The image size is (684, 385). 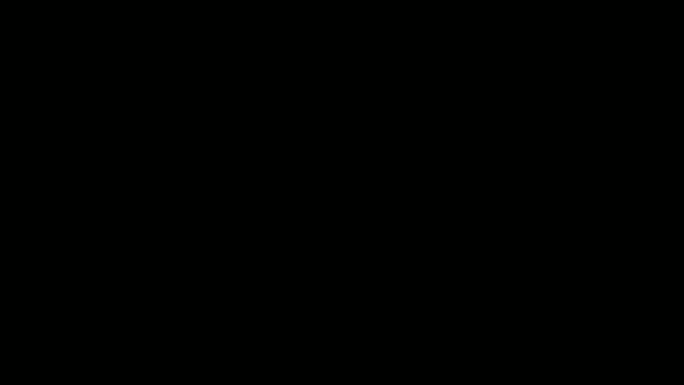 What do you see at coordinates (342, 191) in the screenshot?
I see `New scene added` at bounding box center [342, 191].